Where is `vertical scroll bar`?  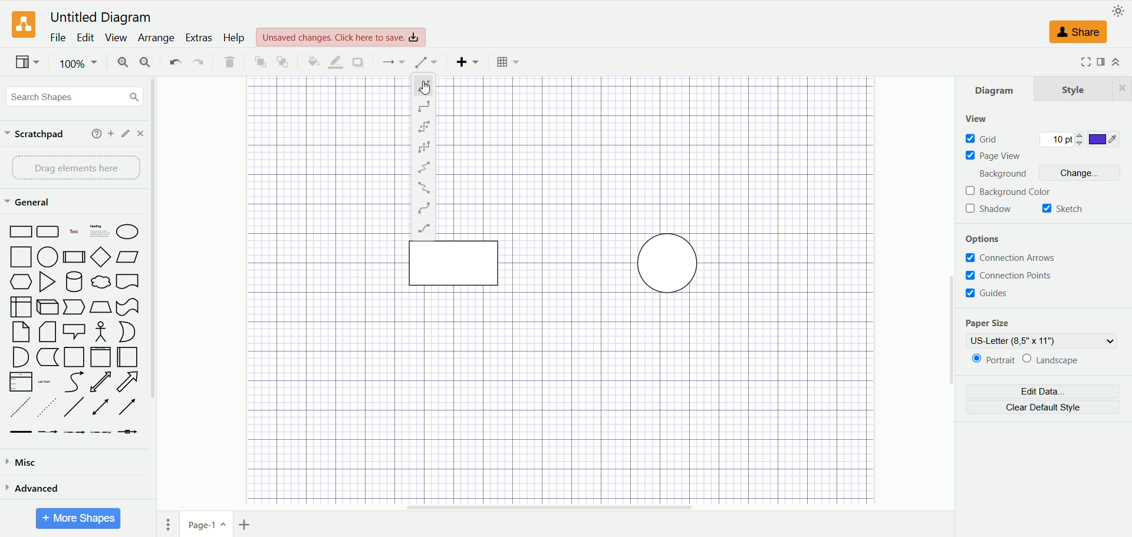
vertical scroll bar is located at coordinates (951, 294).